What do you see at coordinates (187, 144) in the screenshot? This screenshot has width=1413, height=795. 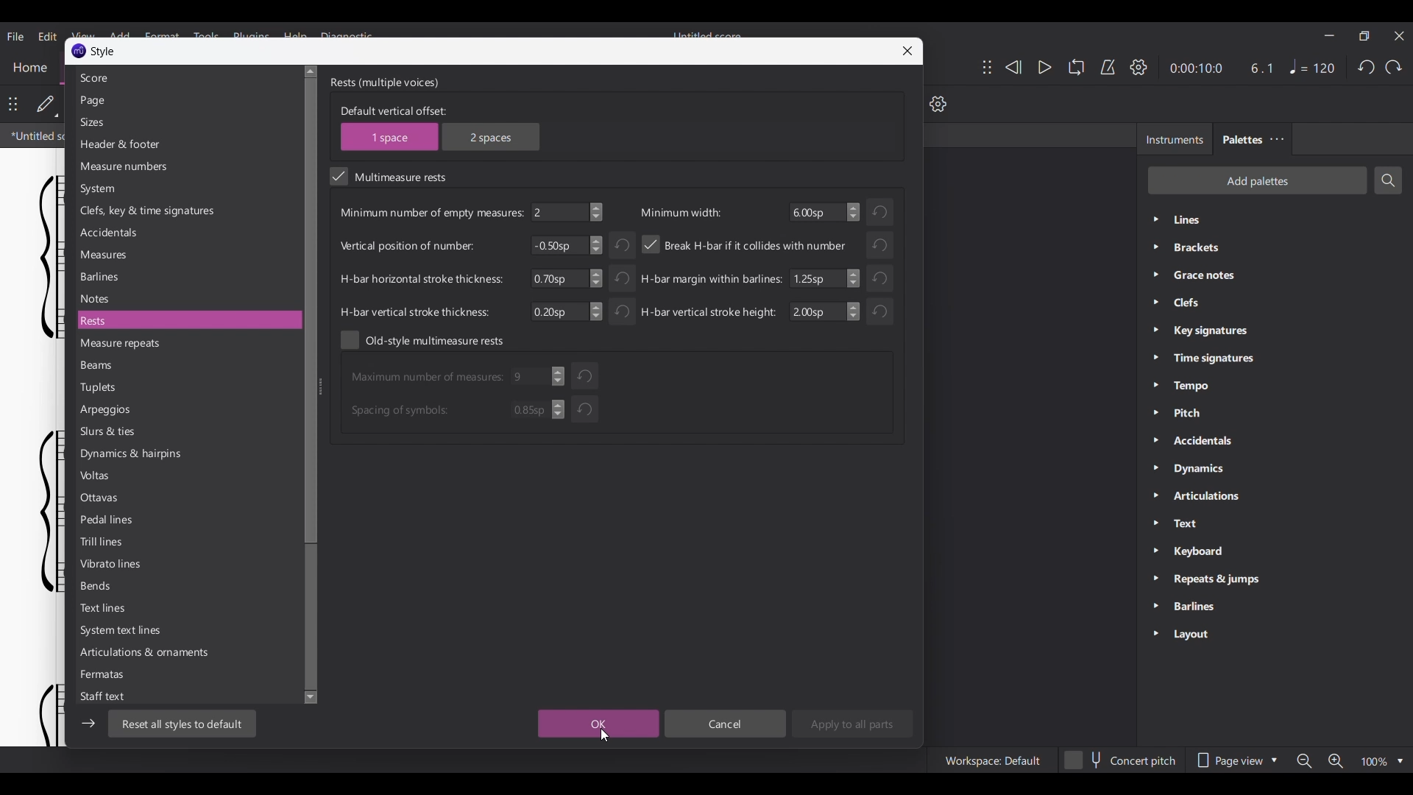 I see `Header and footer` at bounding box center [187, 144].